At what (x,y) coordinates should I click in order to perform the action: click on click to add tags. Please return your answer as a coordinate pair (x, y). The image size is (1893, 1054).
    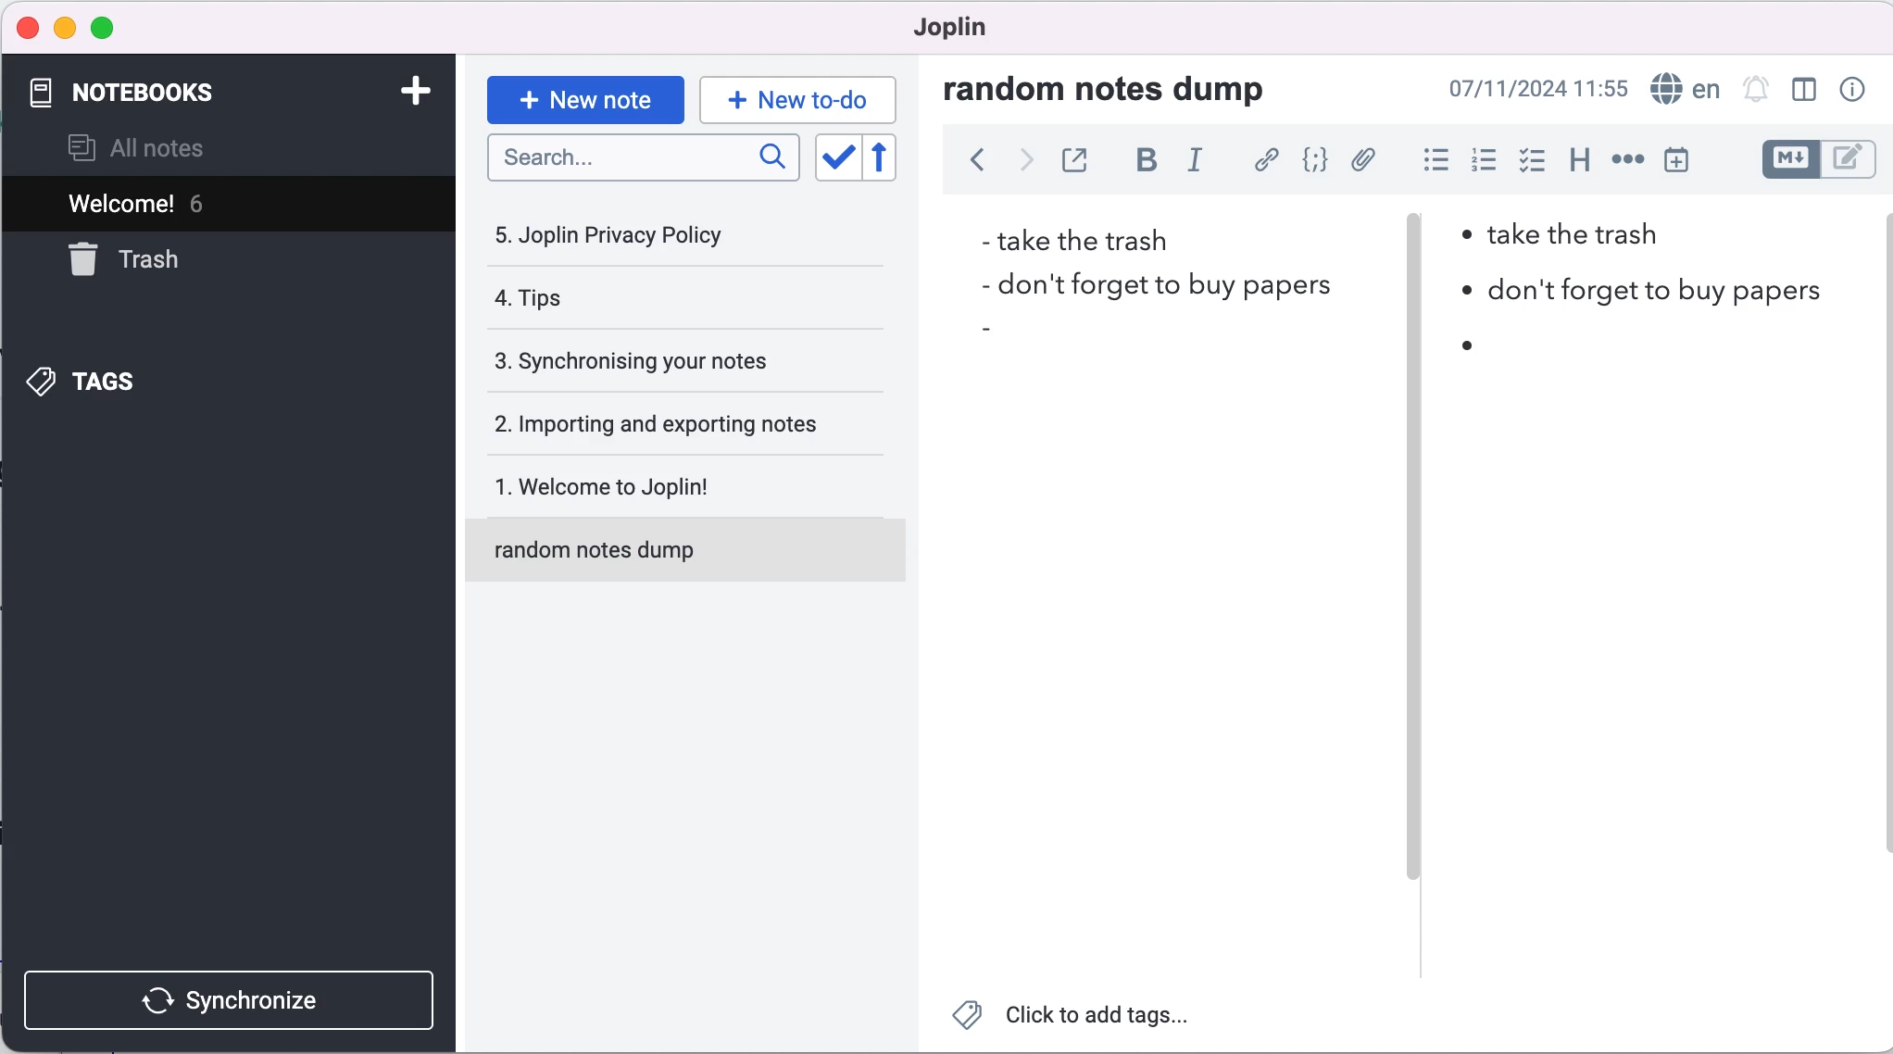
    Looking at the image, I should click on (1080, 1019).